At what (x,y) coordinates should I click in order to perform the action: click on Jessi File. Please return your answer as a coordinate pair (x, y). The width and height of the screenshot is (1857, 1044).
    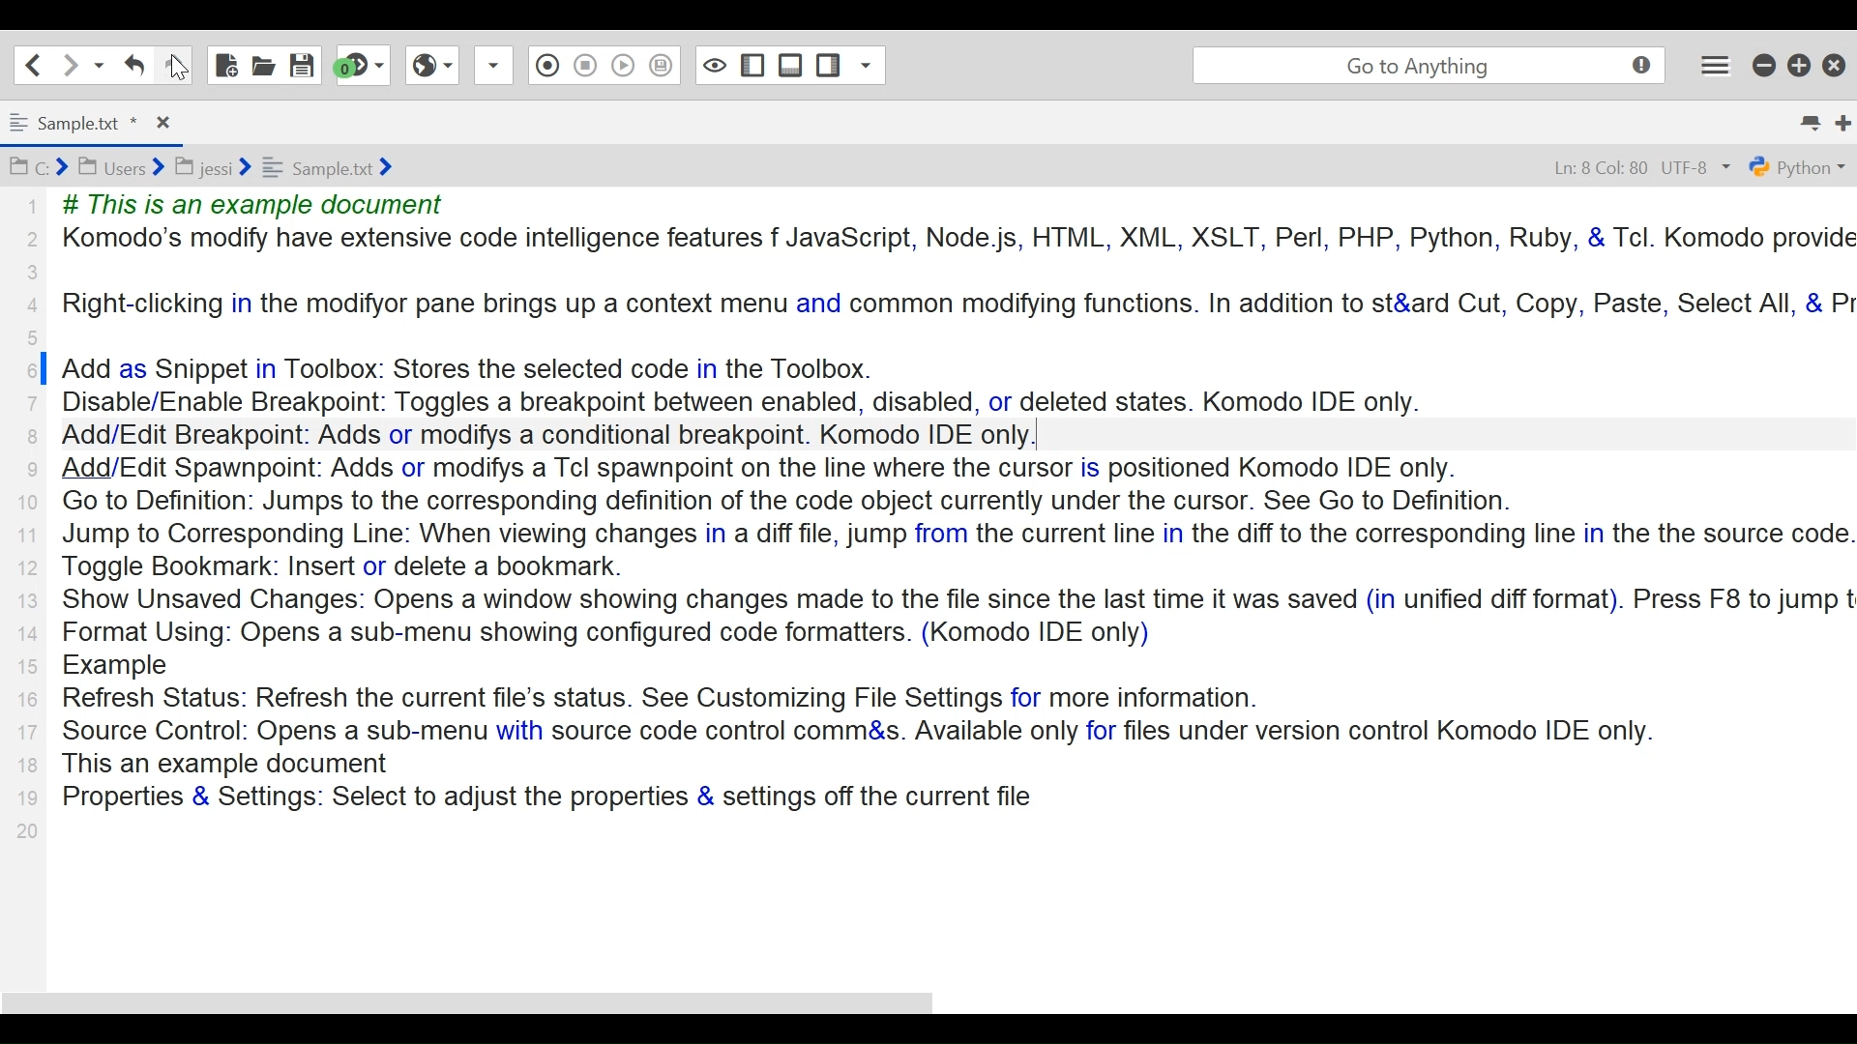
    Looking at the image, I should click on (214, 167).